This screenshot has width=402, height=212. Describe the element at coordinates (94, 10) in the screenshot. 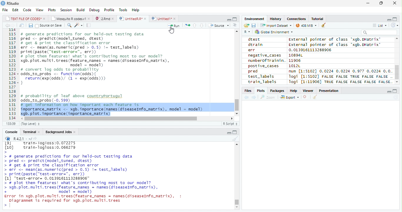

I see `Debug` at that location.